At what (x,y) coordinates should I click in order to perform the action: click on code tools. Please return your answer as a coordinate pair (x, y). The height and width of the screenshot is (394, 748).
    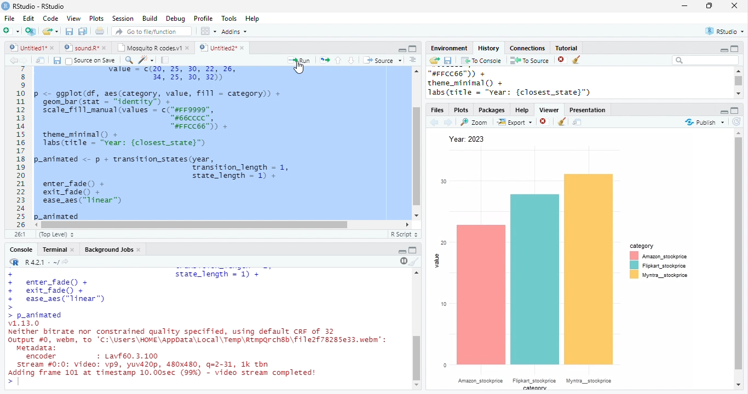
    Looking at the image, I should click on (146, 60).